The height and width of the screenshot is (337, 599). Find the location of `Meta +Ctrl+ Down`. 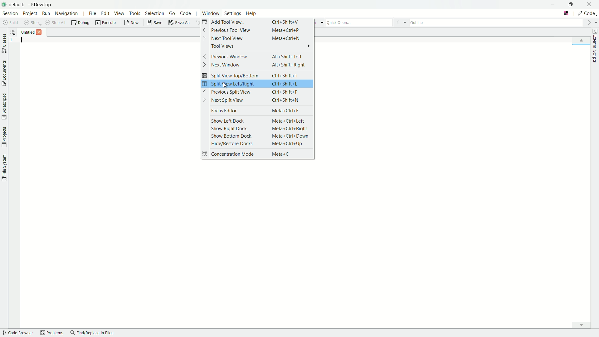

Meta +Ctrl+ Down is located at coordinates (291, 135).